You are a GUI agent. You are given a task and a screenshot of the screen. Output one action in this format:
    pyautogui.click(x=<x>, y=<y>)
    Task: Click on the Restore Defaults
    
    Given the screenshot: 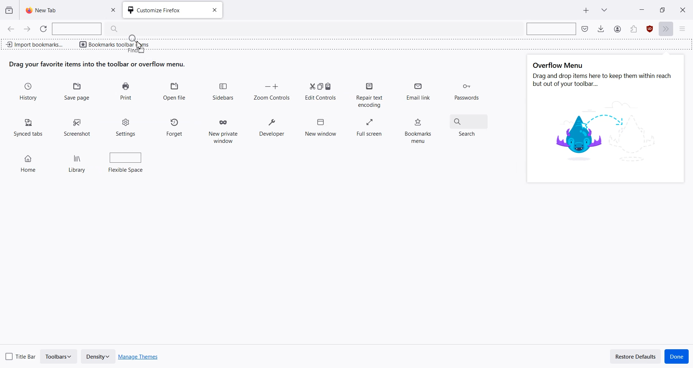 What is the action you would take?
    pyautogui.click(x=636, y=356)
    